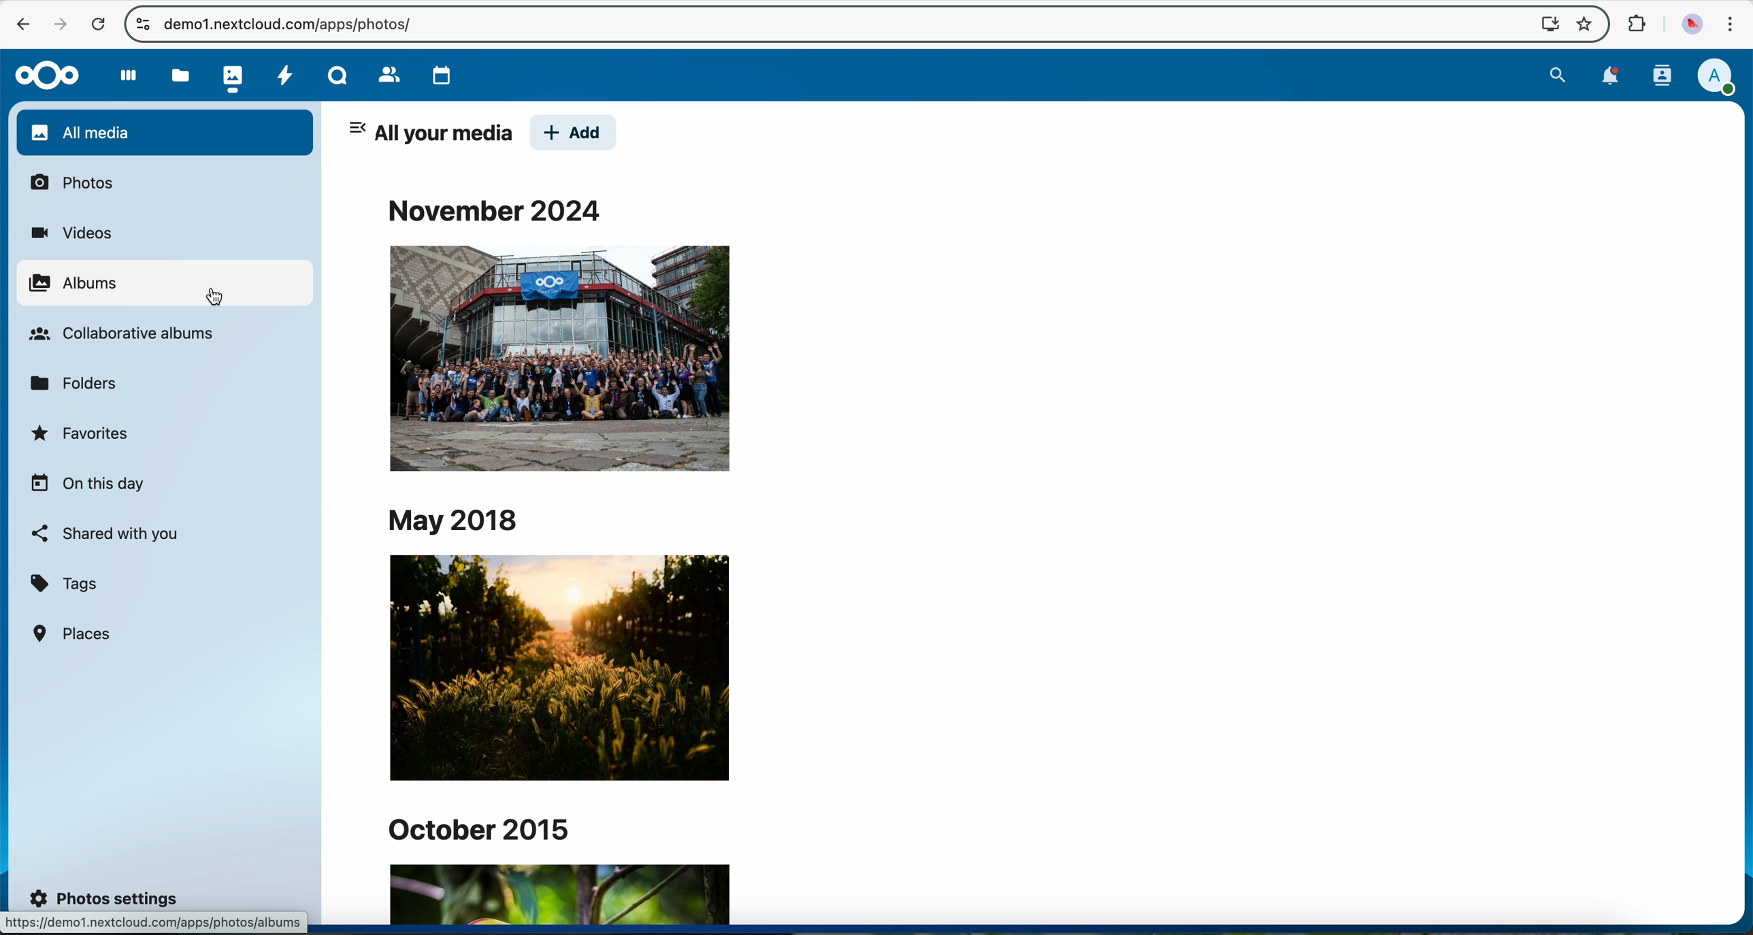  What do you see at coordinates (88, 485) in the screenshot?
I see `on this day` at bounding box center [88, 485].